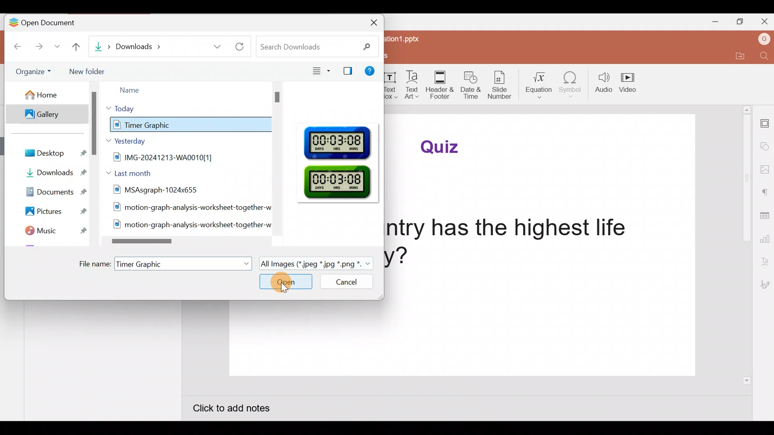 The width and height of the screenshot is (774, 435). I want to click on Text Art settings, so click(765, 262).